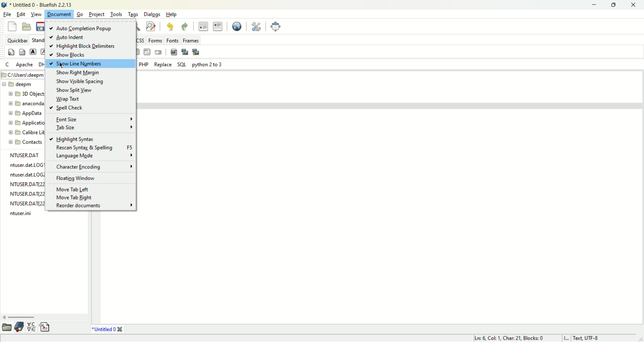 Image resolution: width=644 pixels, height=342 pixels. What do you see at coordinates (151, 26) in the screenshot?
I see `advanced find and replace` at bounding box center [151, 26].